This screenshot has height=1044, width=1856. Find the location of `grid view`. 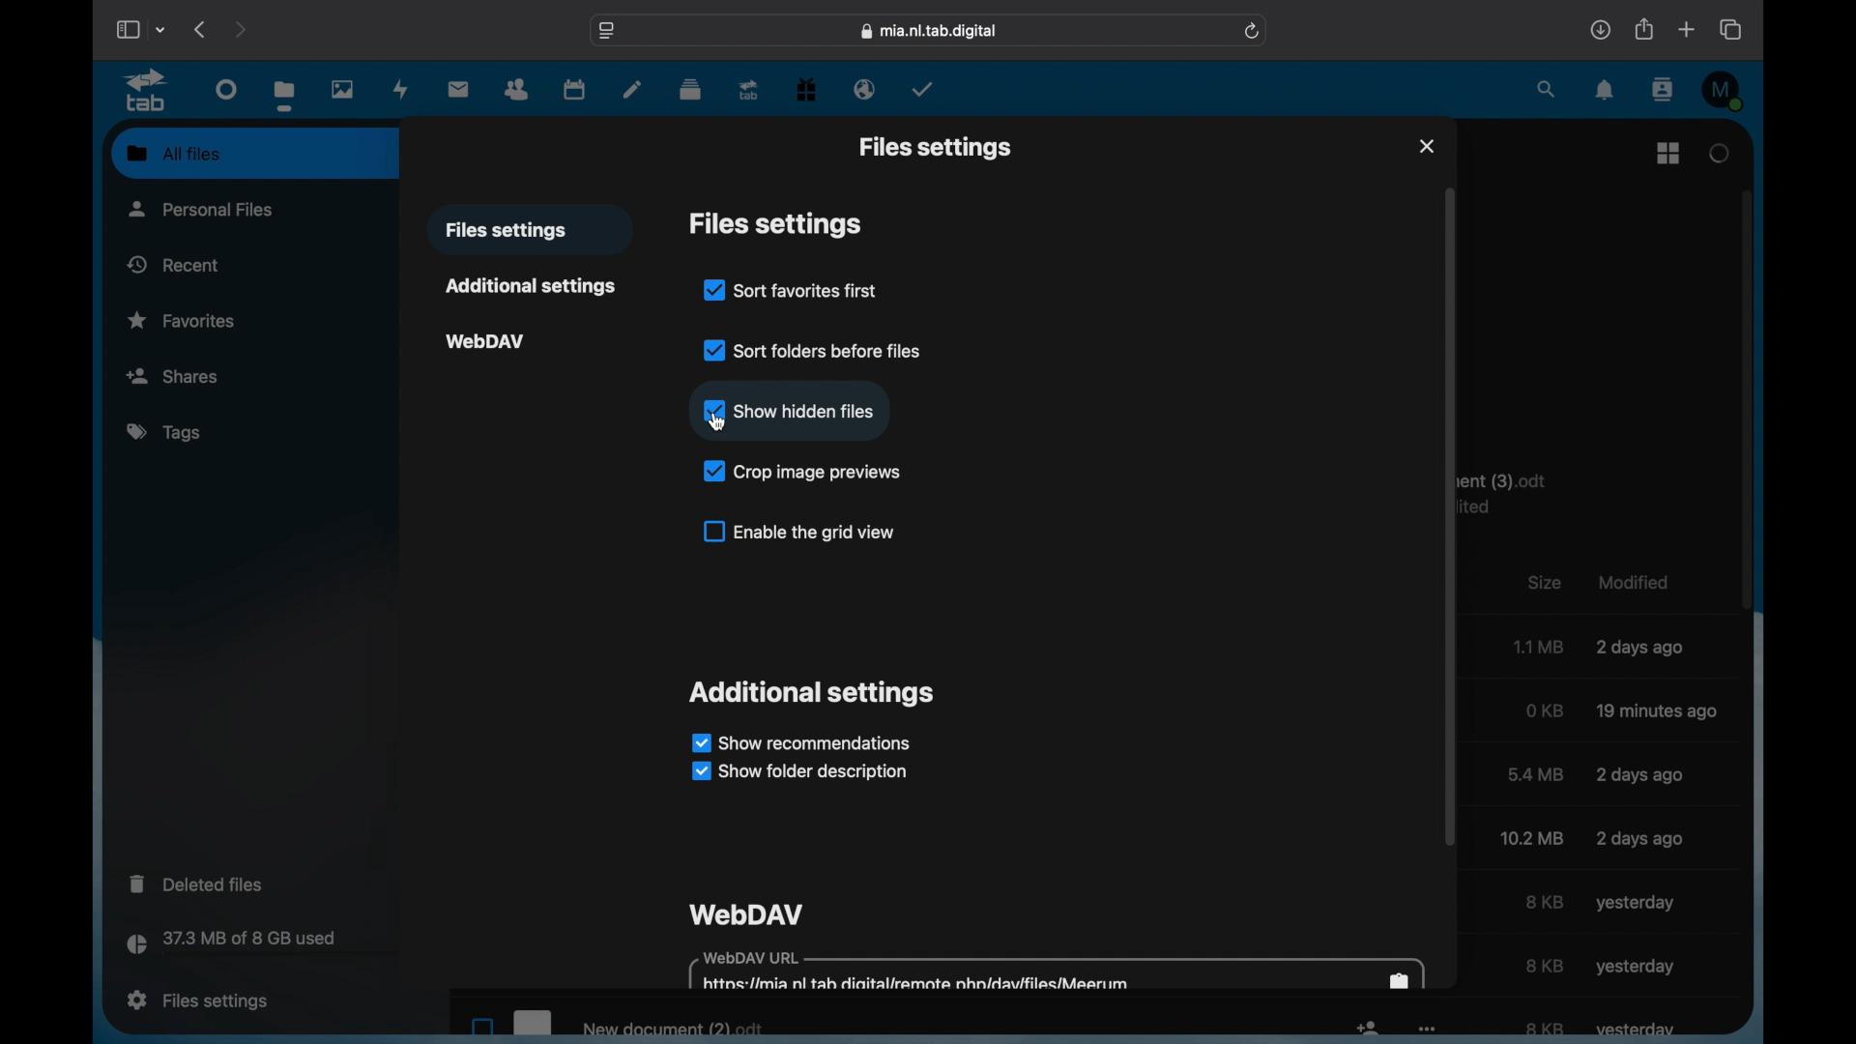

grid view is located at coordinates (1669, 153).